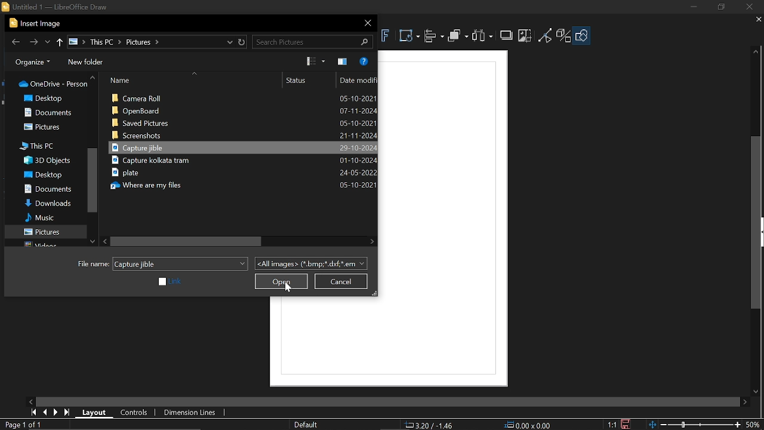  Describe the element at coordinates (105, 241) in the screenshot. I see `Move left` at that location.